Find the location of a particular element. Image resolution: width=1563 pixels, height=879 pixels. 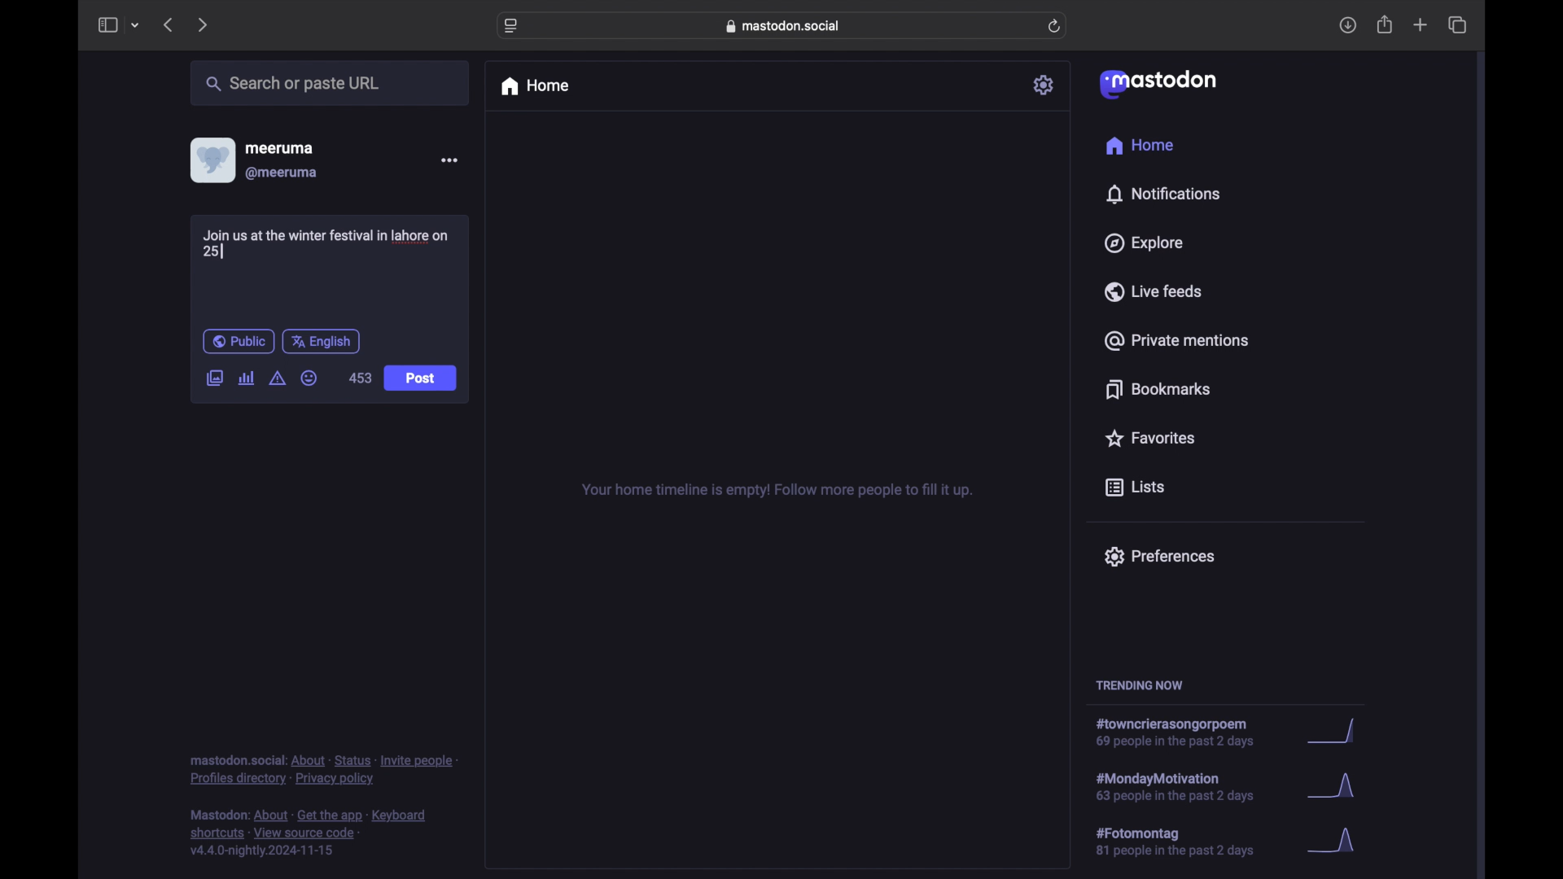

share is located at coordinates (1386, 25).